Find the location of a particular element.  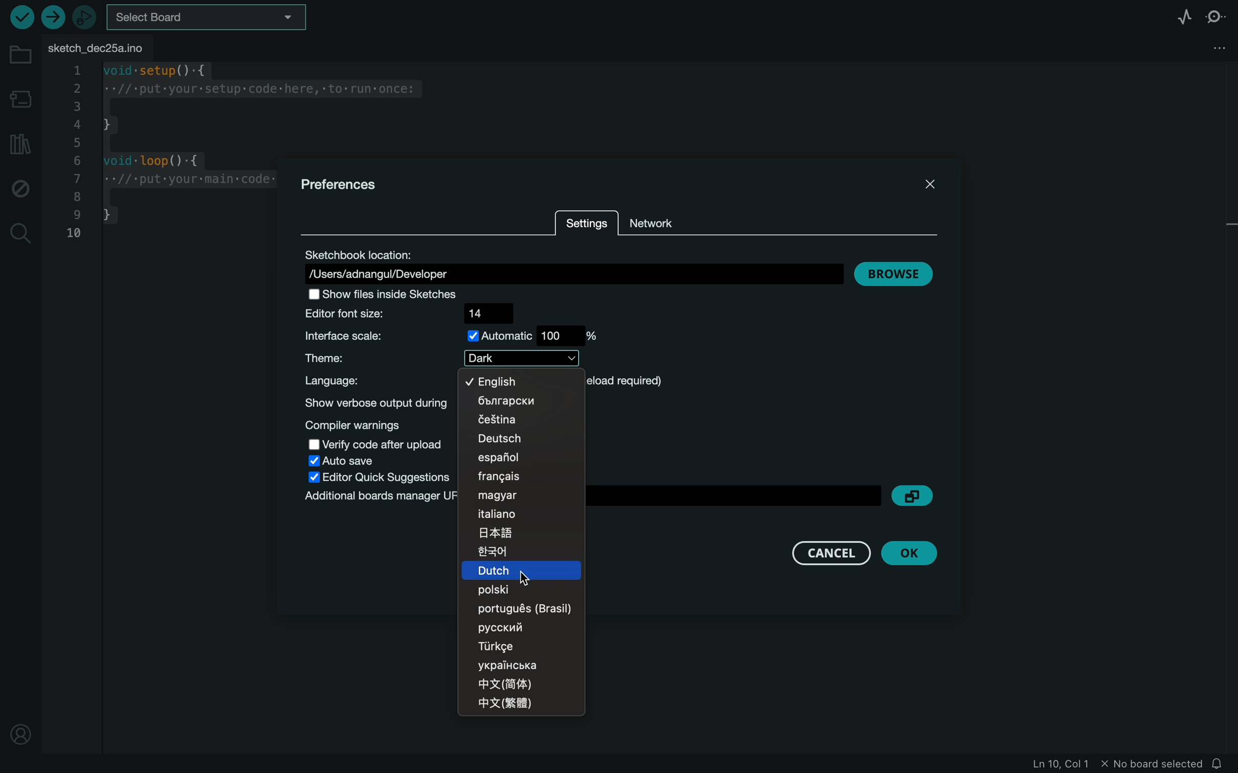

compiler is located at coordinates (374, 425).